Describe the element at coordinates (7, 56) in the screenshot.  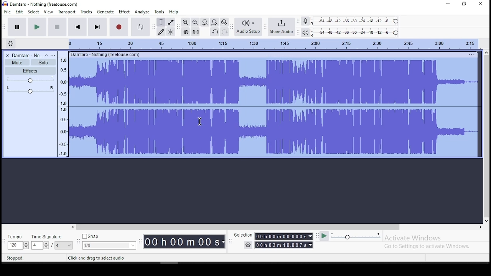
I see `delete track` at that location.